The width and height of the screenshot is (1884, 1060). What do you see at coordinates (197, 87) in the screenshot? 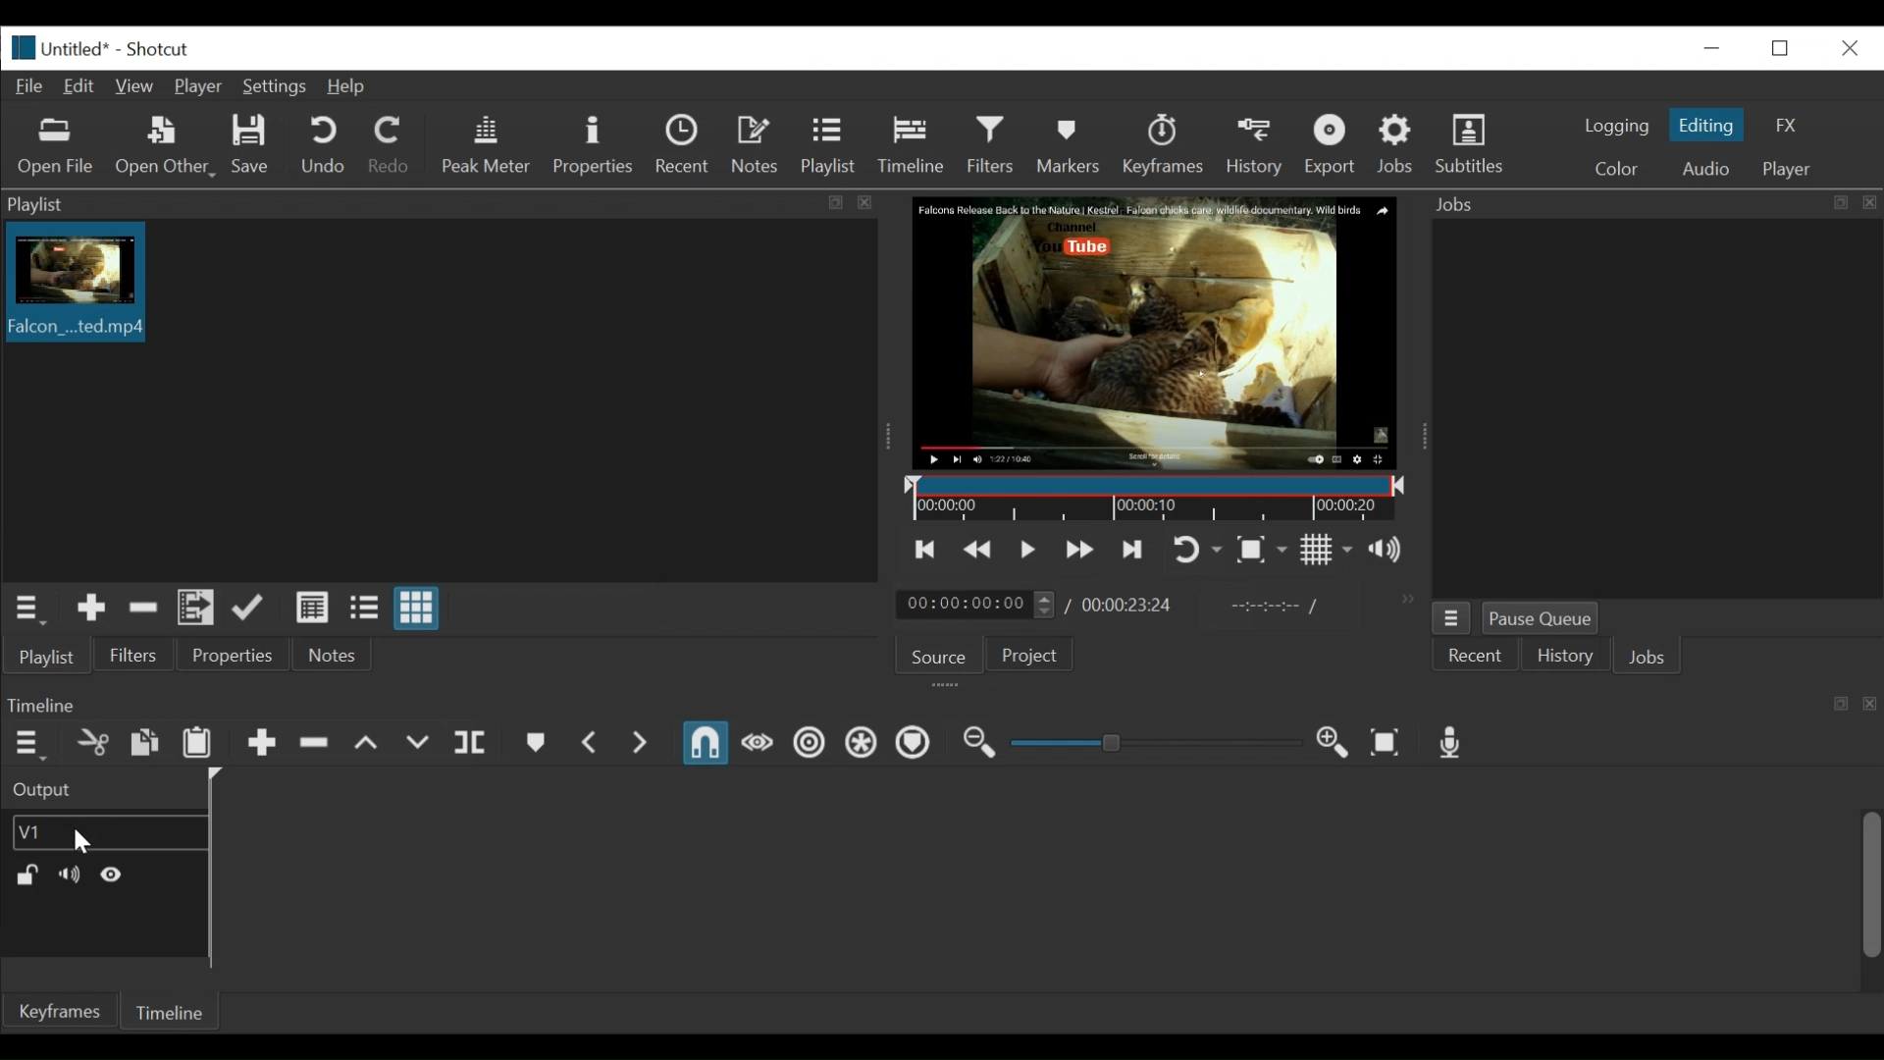
I see `Player` at bounding box center [197, 87].